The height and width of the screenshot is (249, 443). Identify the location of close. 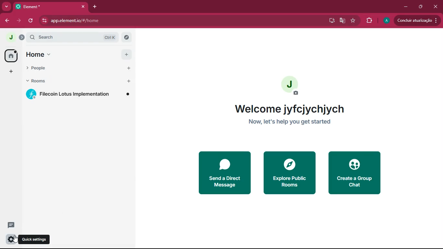
(436, 7).